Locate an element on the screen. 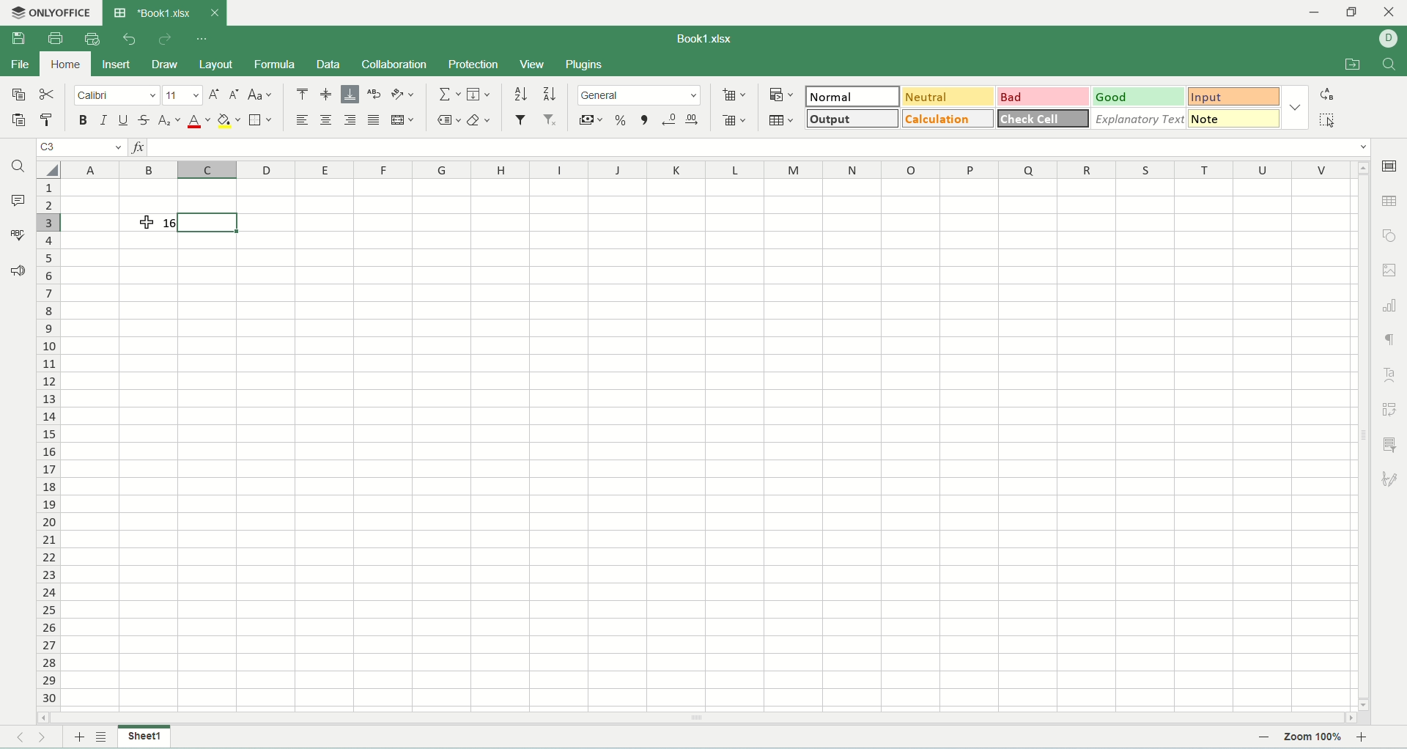 This screenshot has width=1407, height=749. font name is located at coordinates (119, 96).